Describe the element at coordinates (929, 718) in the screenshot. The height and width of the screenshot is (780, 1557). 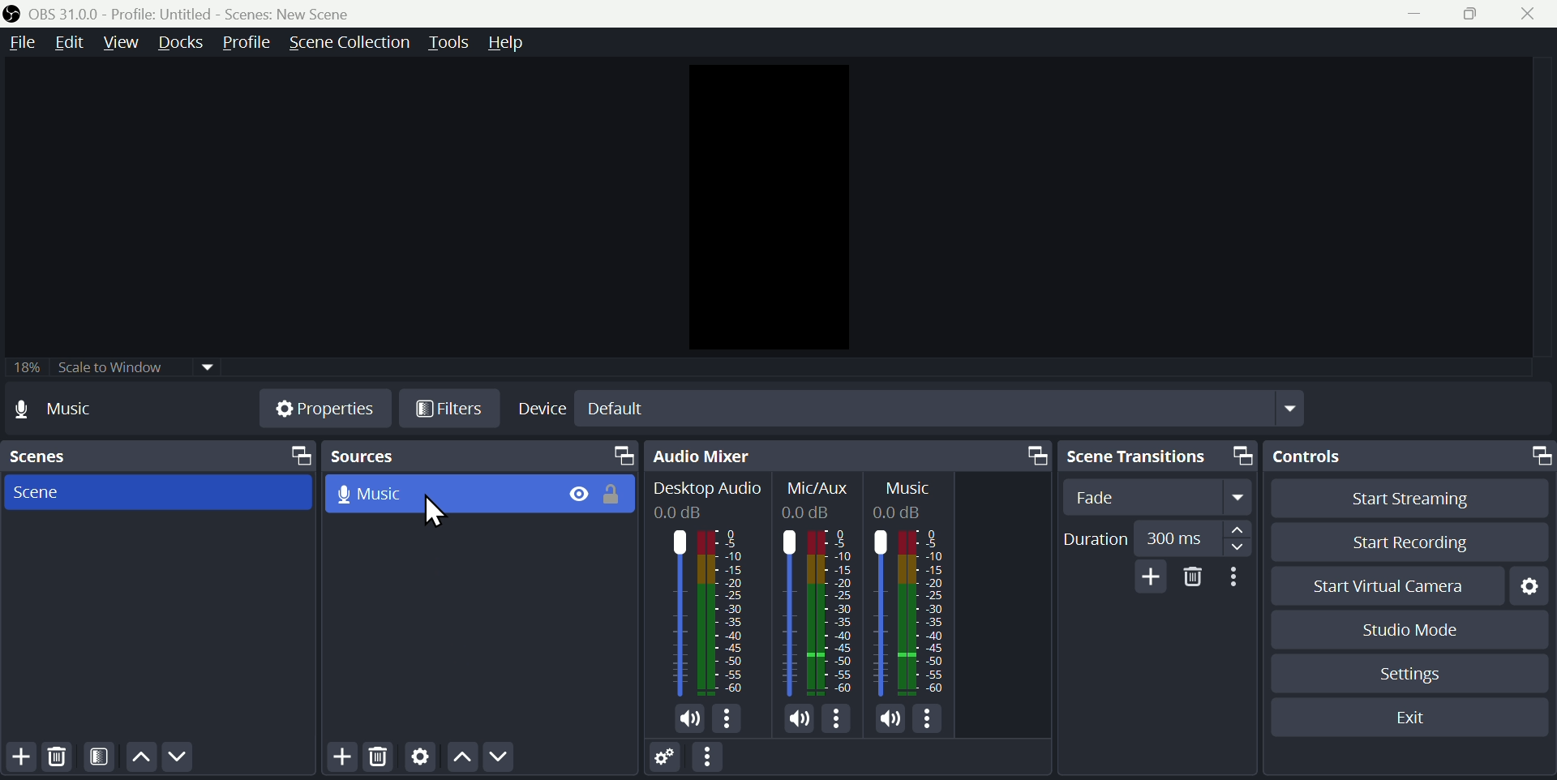
I see `Options` at that location.